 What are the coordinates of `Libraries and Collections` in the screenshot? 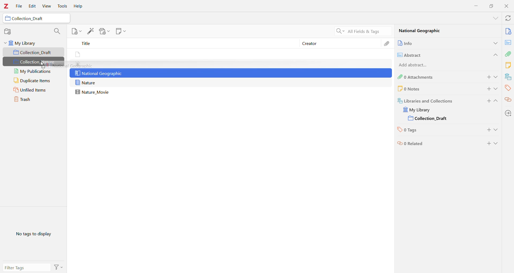 It's located at (508, 77).